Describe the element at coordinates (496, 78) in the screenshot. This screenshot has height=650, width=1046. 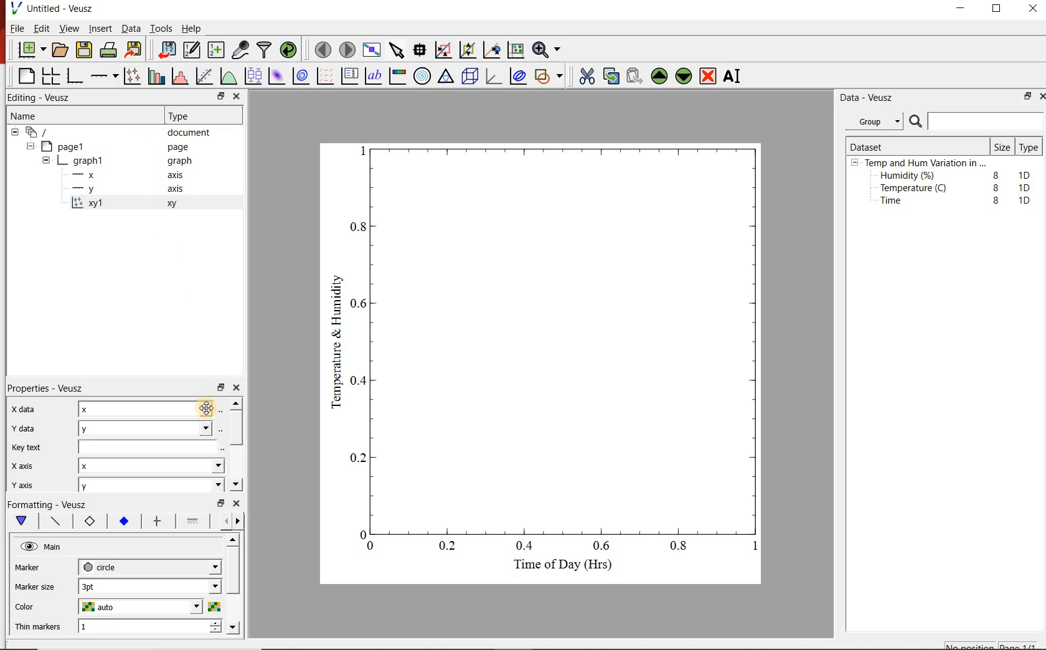
I see `3d graph` at that location.